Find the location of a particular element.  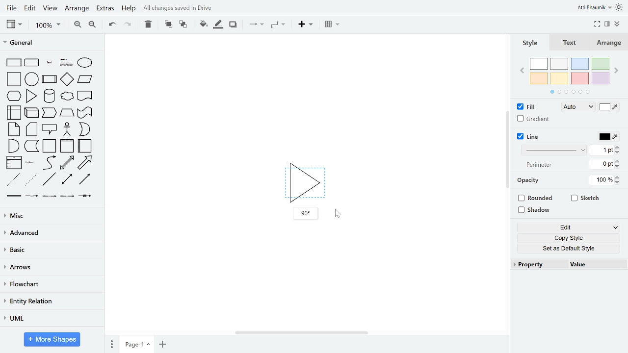

Cursor is located at coordinates (338, 214).